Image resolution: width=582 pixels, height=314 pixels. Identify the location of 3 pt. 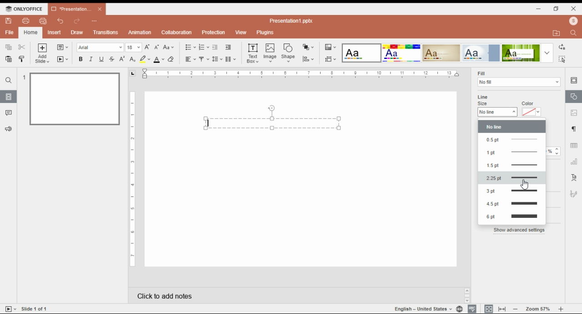
(512, 192).